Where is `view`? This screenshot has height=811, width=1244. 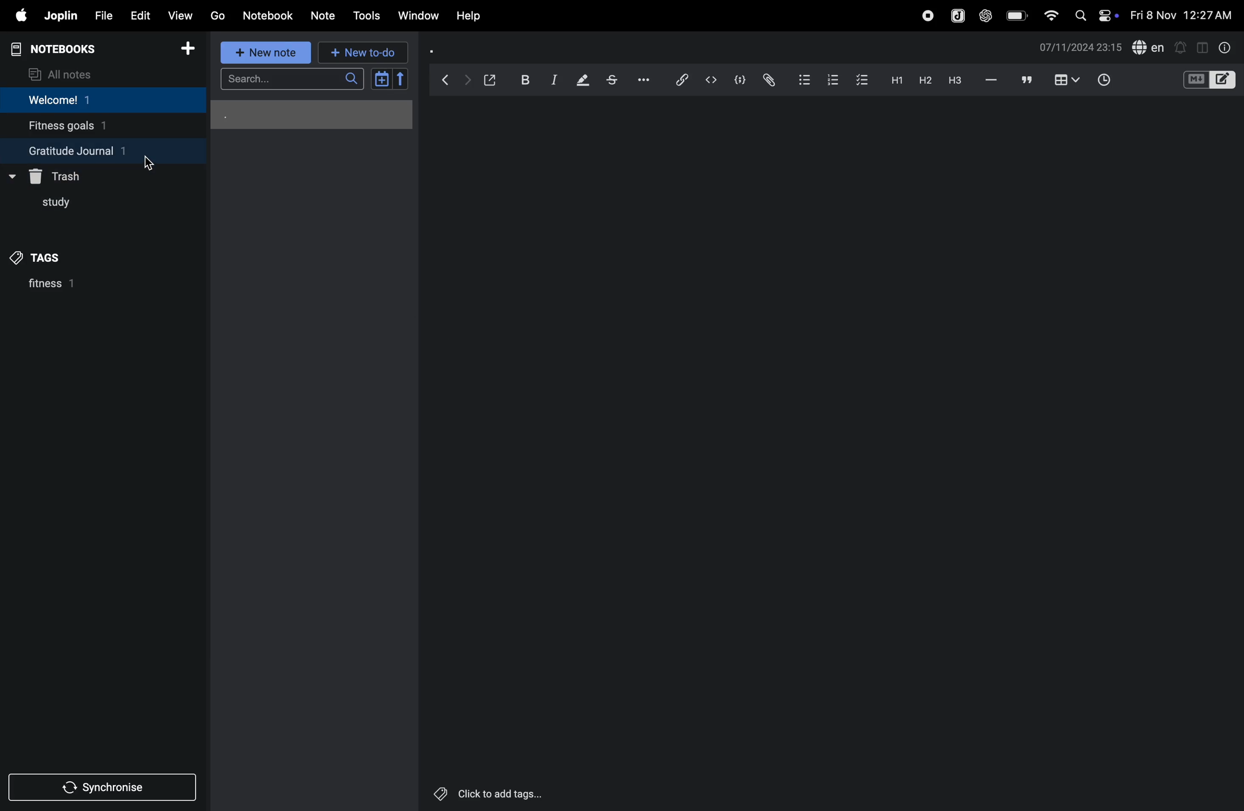 view is located at coordinates (177, 16).